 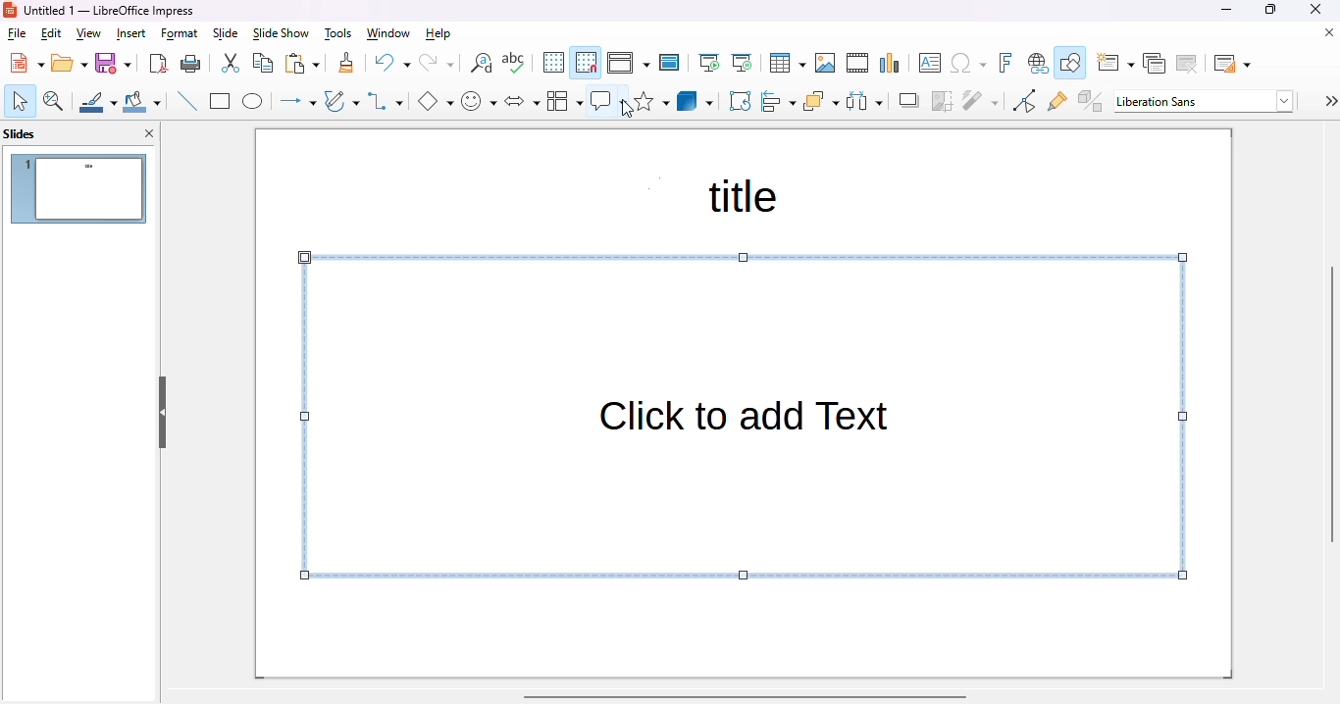 I want to click on slide, so click(x=227, y=34).